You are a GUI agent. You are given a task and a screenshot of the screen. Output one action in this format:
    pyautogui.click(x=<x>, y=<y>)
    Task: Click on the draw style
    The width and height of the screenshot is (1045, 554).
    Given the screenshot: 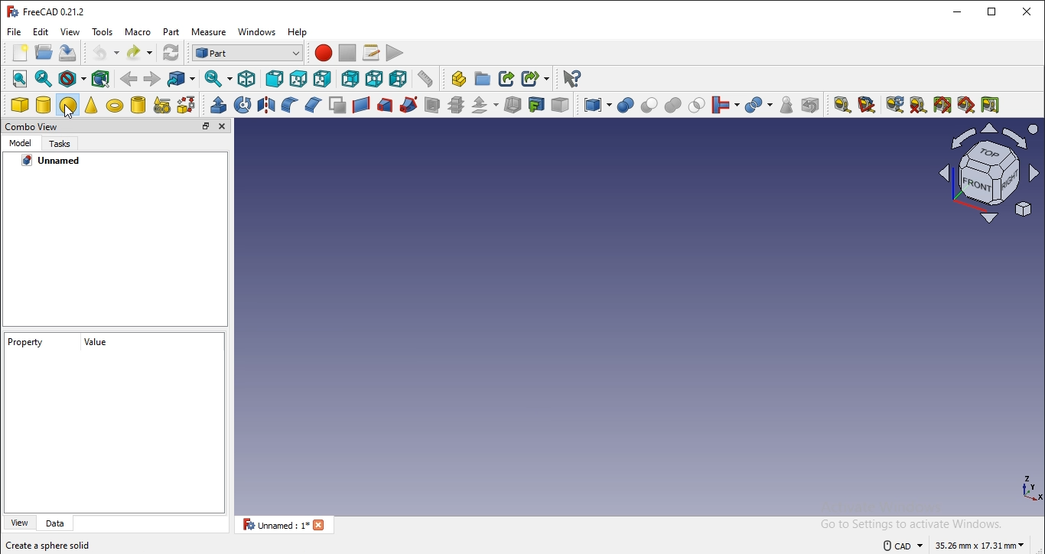 What is the action you would take?
    pyautogui.click(x=69, y=79)
    